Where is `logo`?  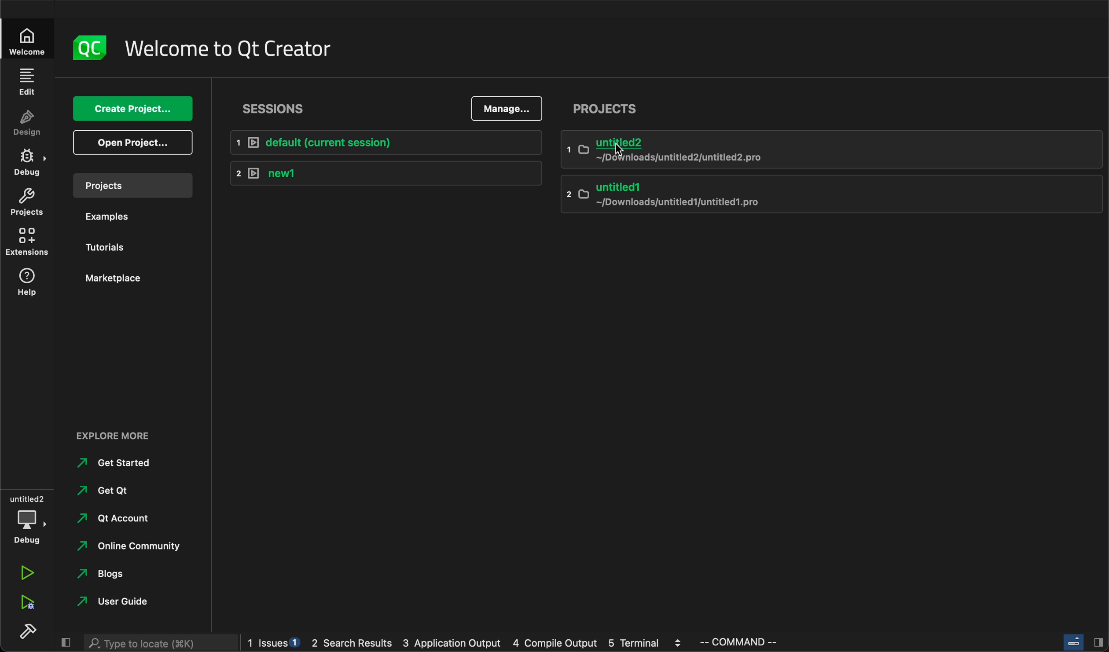 logo is located at coordinates (85, 48).